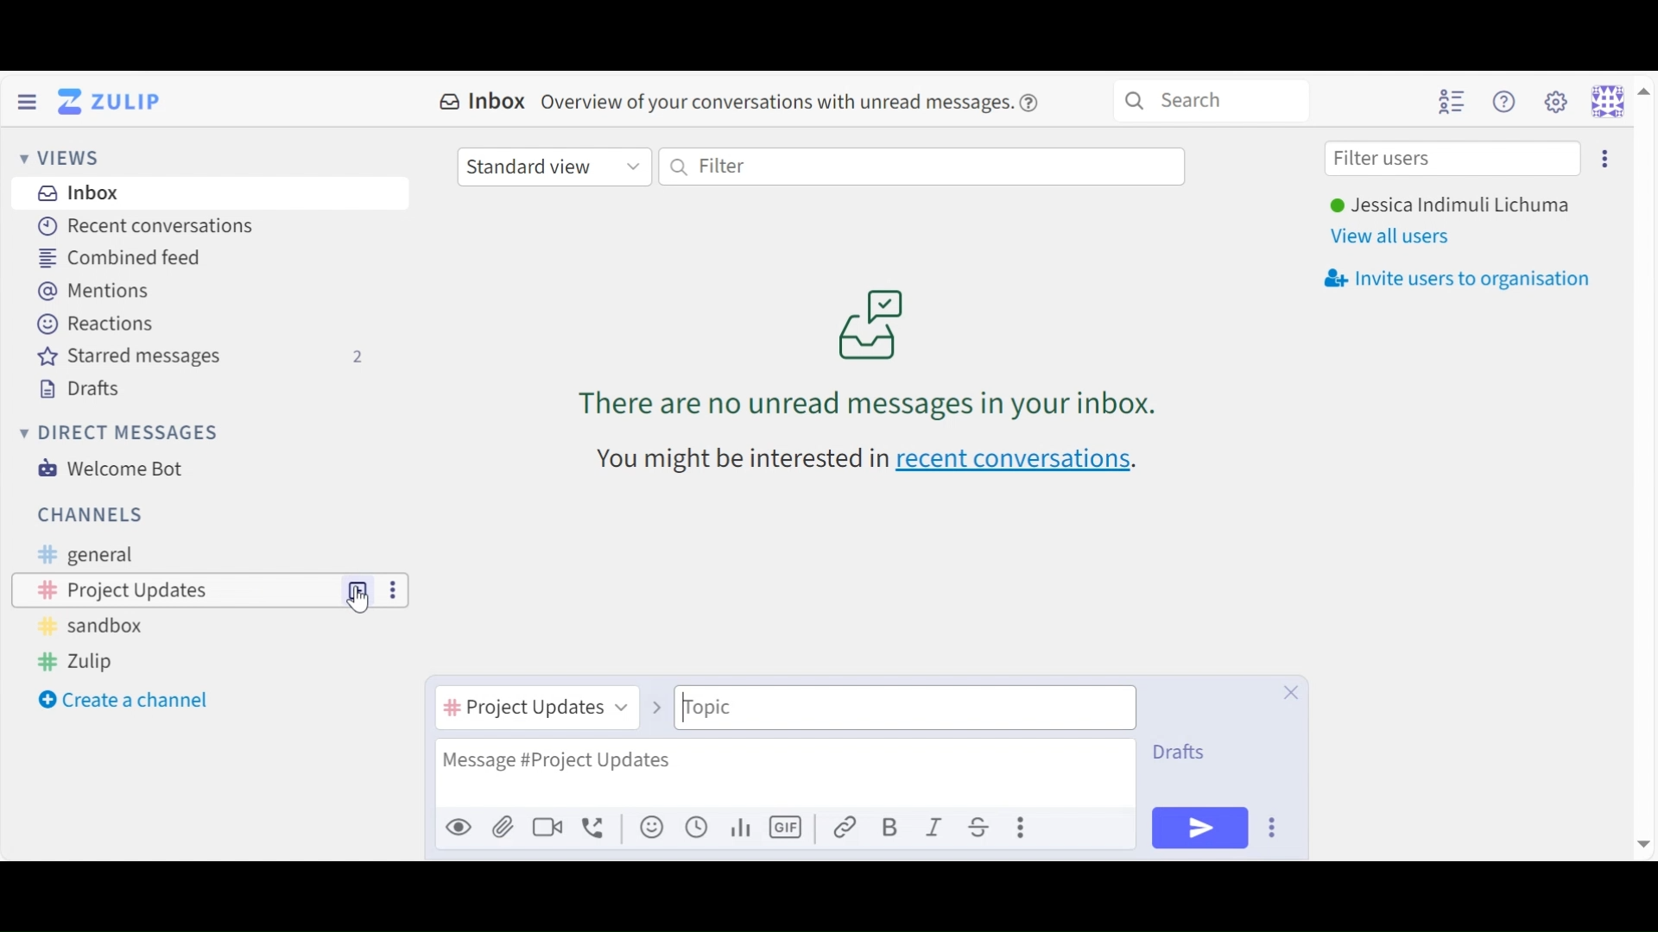 The height and width of the screenshot is (932, 1658). I want to click on Mentions, so click(95, 290).